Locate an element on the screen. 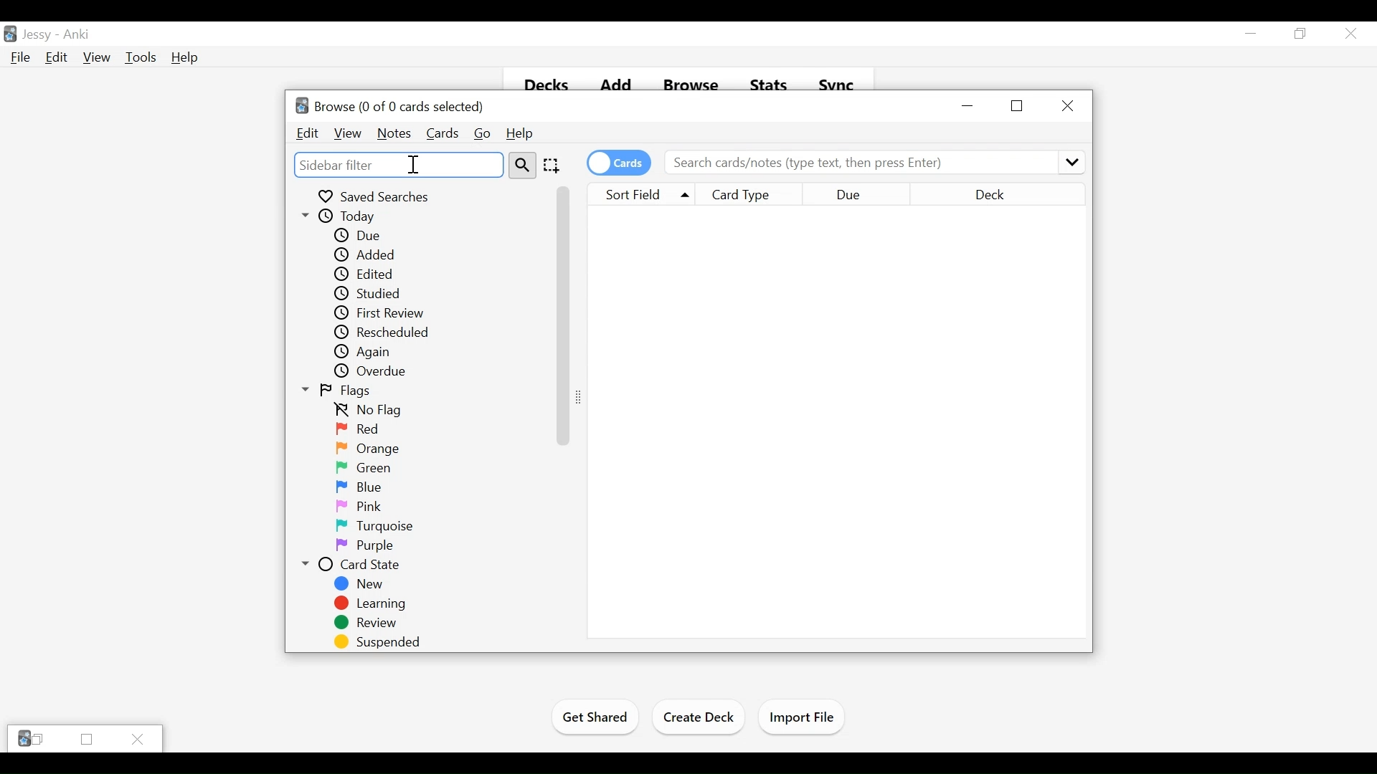 This screenshot has width=1377, height=774. Red is located at coordinates (358, 429).